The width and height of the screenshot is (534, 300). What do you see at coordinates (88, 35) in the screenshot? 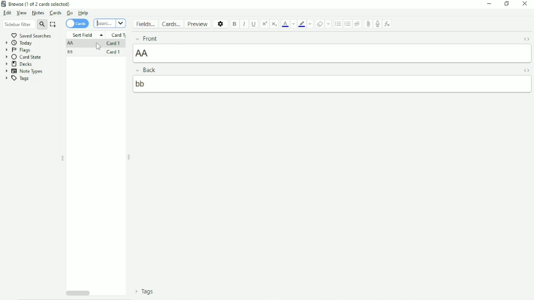
I see `Sort Field` at bounding box center [88, 35].